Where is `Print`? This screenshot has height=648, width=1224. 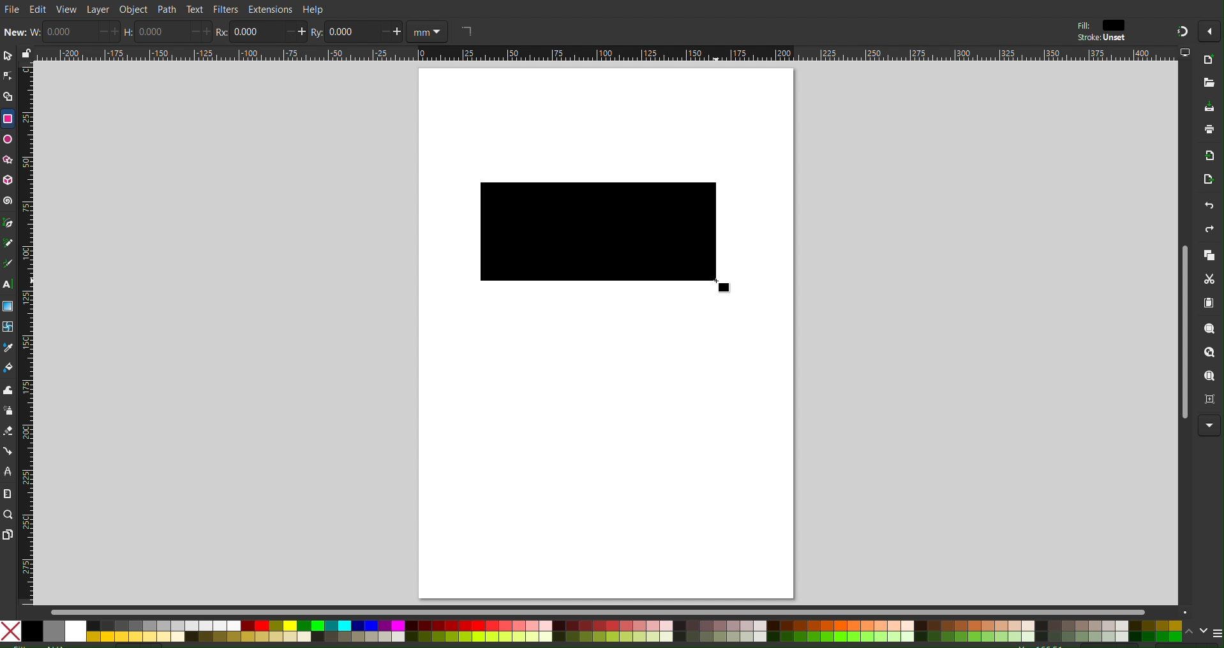
Print is located at coordinates (1206, 133).